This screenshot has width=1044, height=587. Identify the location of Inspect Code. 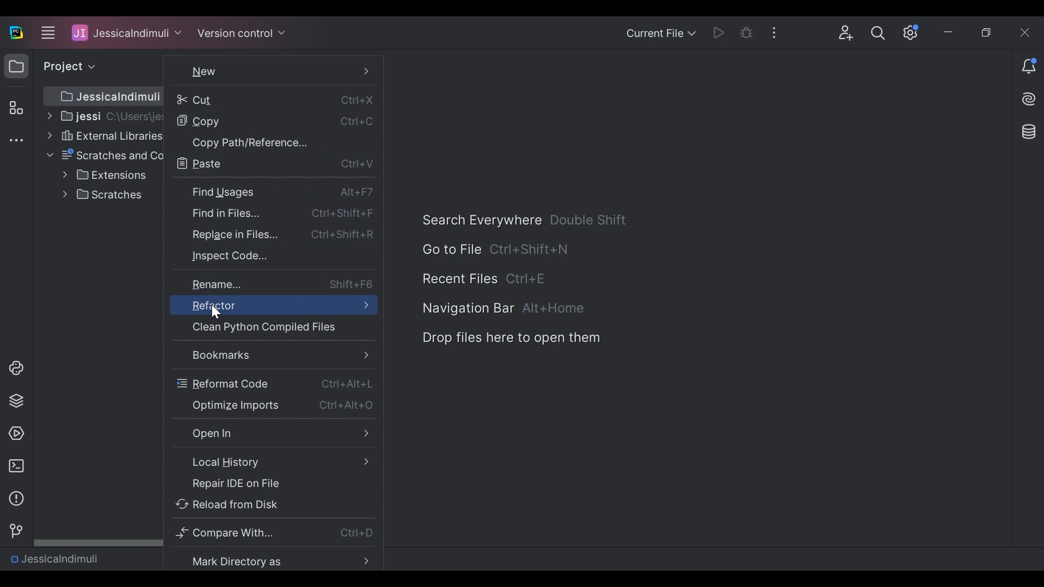
(263, 256).